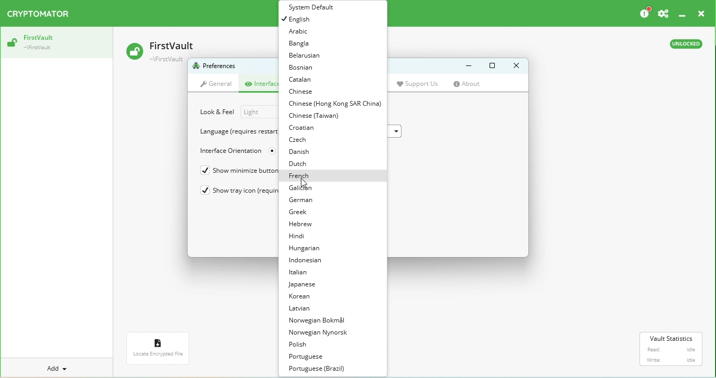  I want to click on Norwegian Bokmal, so click(319, 320).